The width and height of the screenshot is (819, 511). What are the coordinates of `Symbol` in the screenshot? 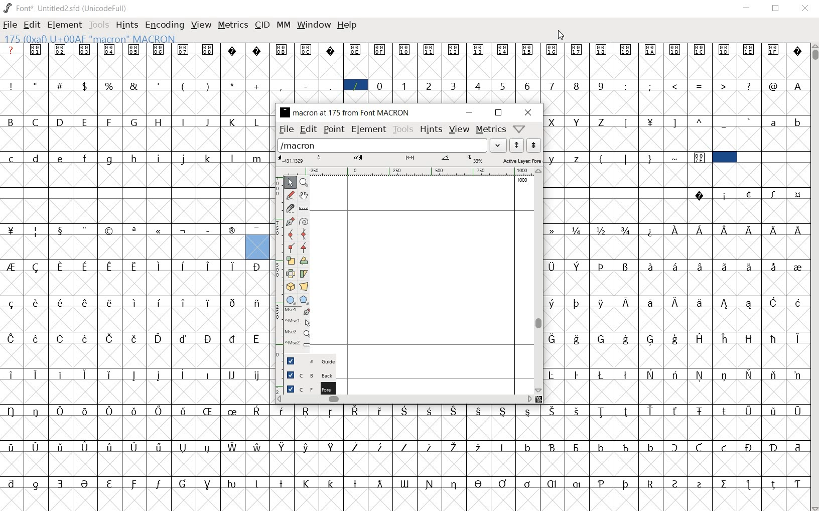 It's located at (160, 266).